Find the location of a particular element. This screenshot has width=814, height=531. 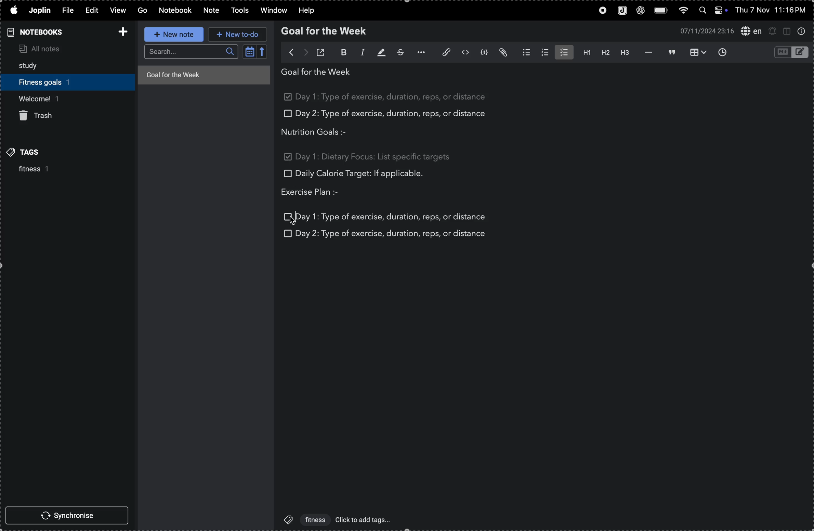

notebooks is located at coordinates (39, 32).